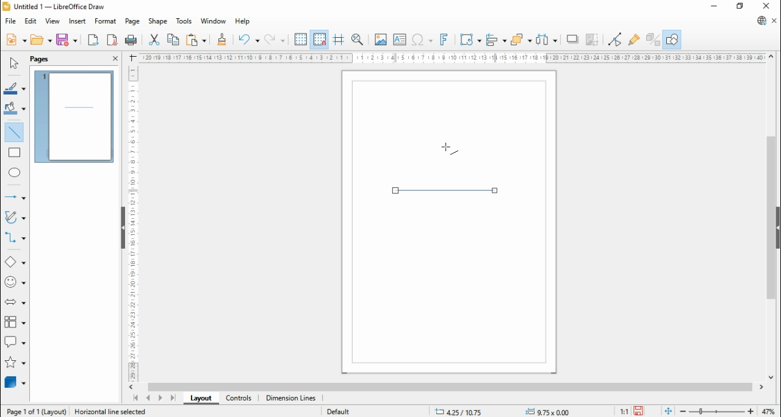 The image size is (781, 417). I want to click on libreoffice update, so click(761, 21).